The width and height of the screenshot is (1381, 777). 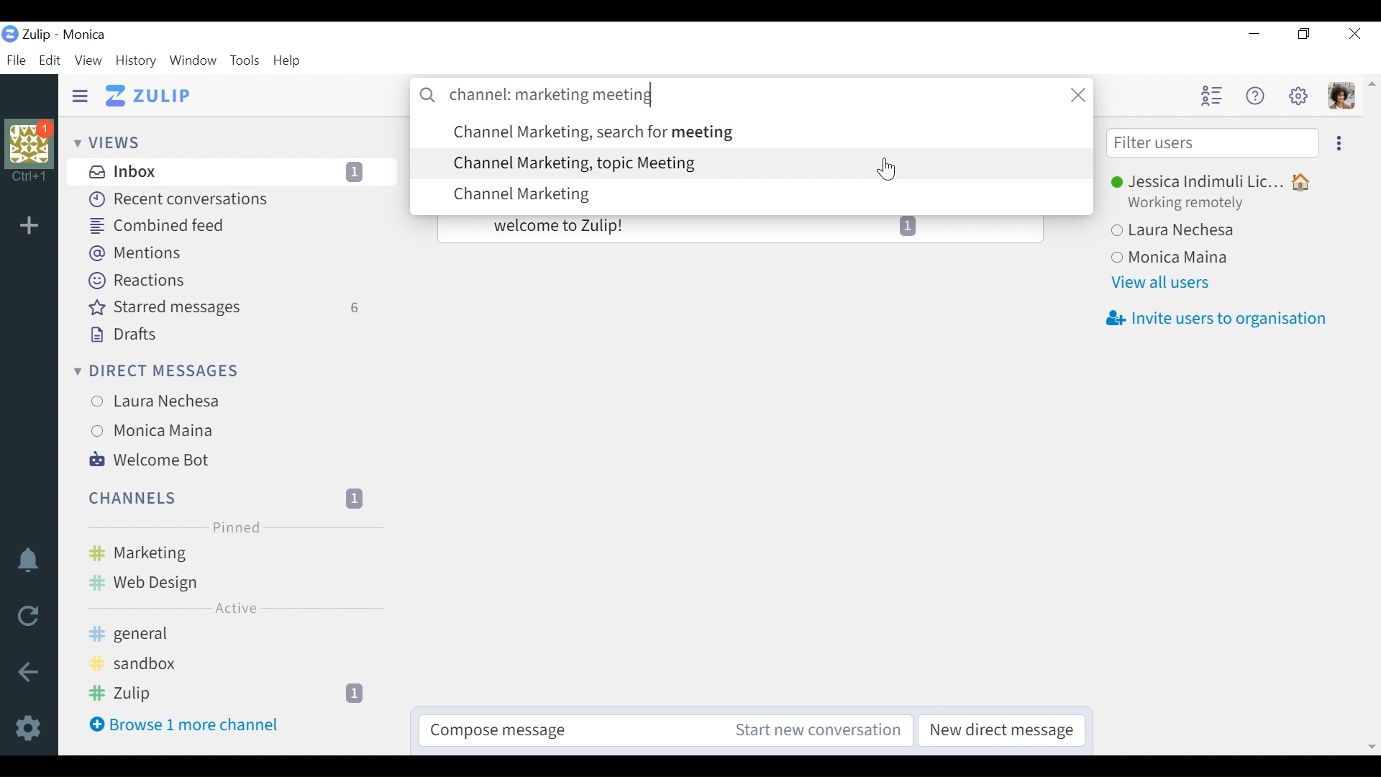 What do you see at coordinates (1223, 179) in the screenshot?
I see `Jessica Indimuli Lic...` at bounding box center [1223, 179].